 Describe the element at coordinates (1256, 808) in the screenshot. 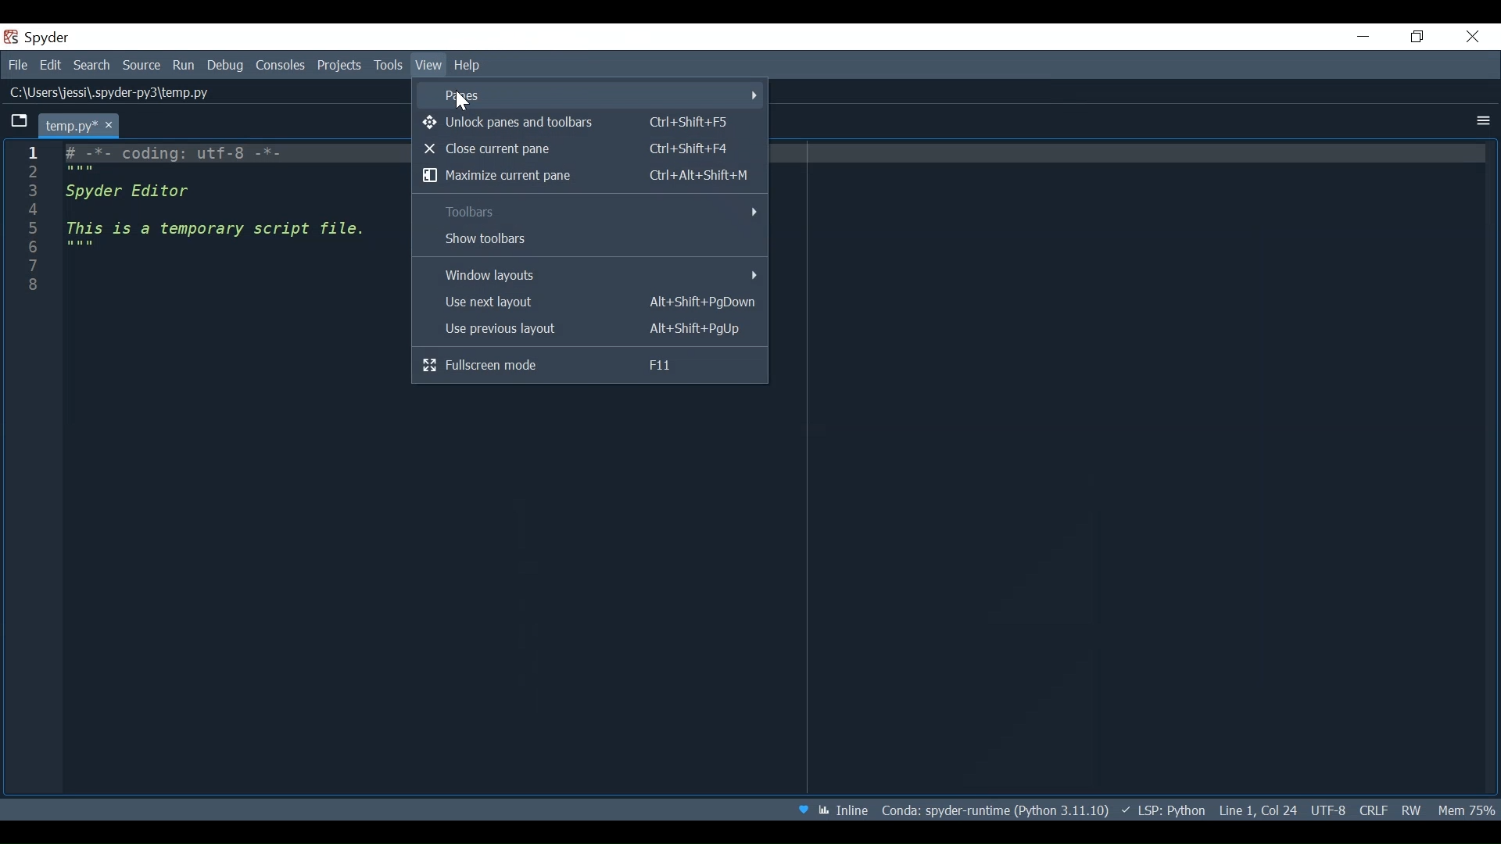

I see `Cursor position` at that location.